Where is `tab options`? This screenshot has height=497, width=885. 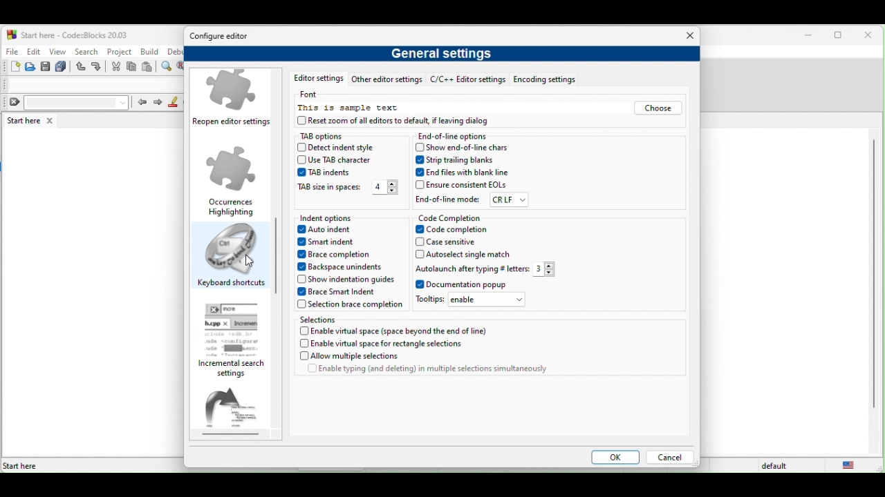 tab options is located at coordinates (335, 136).